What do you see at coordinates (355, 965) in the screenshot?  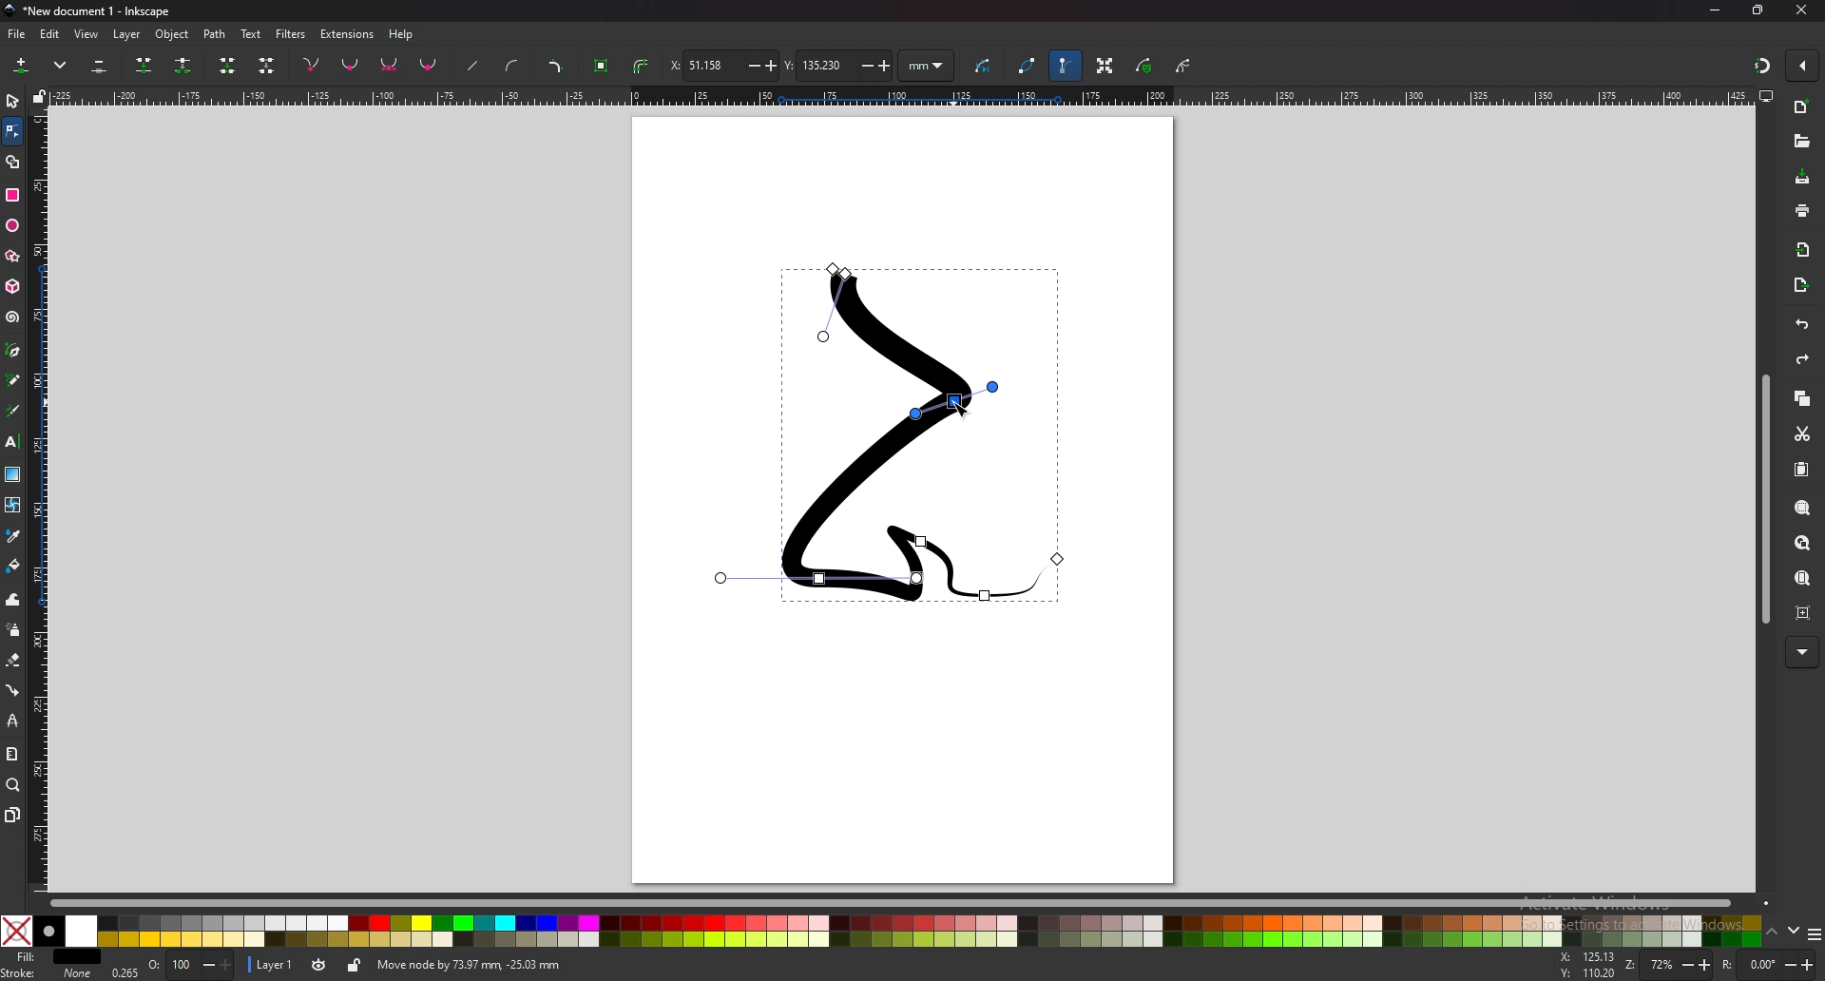 I see `lock` at bounding box center [355, 965].